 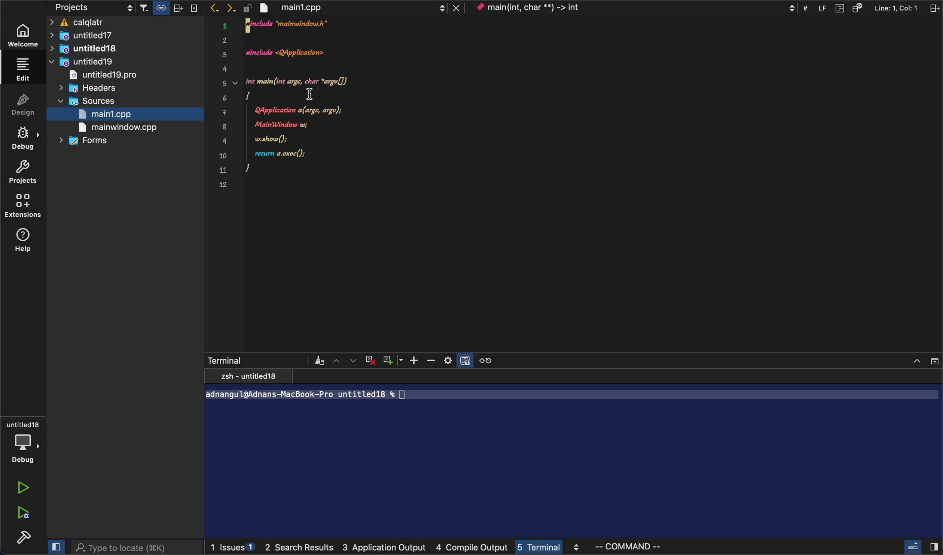 I want to click on untitled18, so click(x=86, y=48).